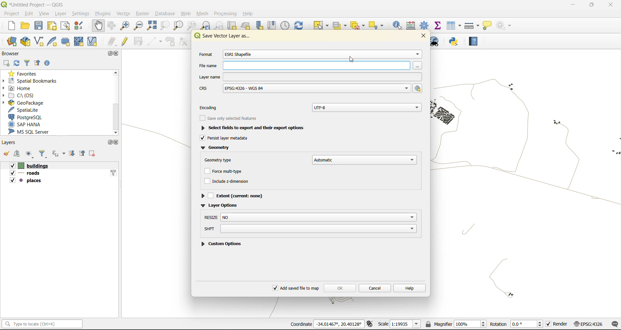  What do you see at coordinates (82, 13) in the screenshot?
I see `settings` at bounding box center [82, 13].